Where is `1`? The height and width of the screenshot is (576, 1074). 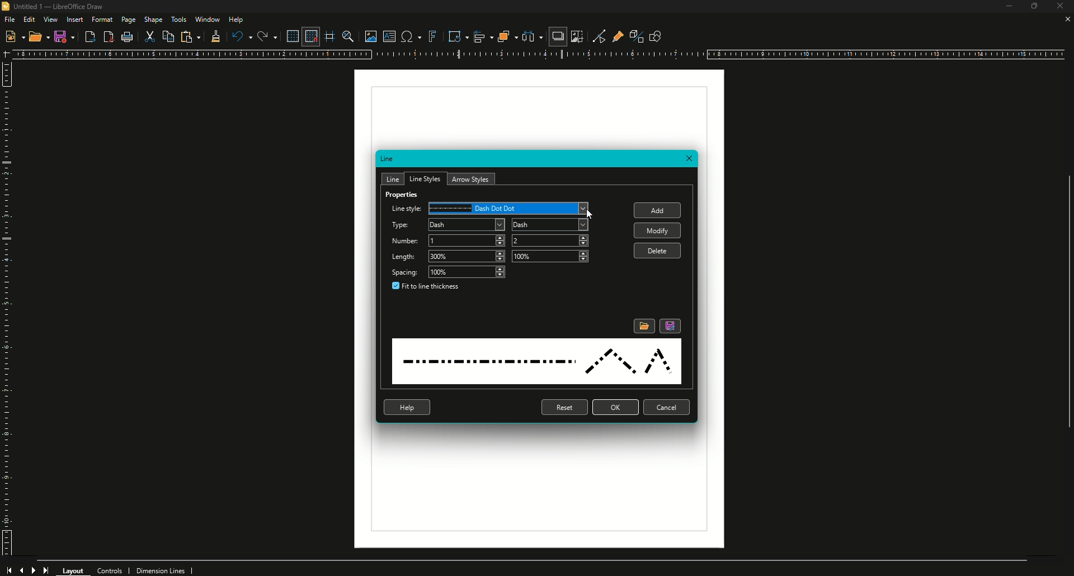 1 is located at coordinates (467, 240).